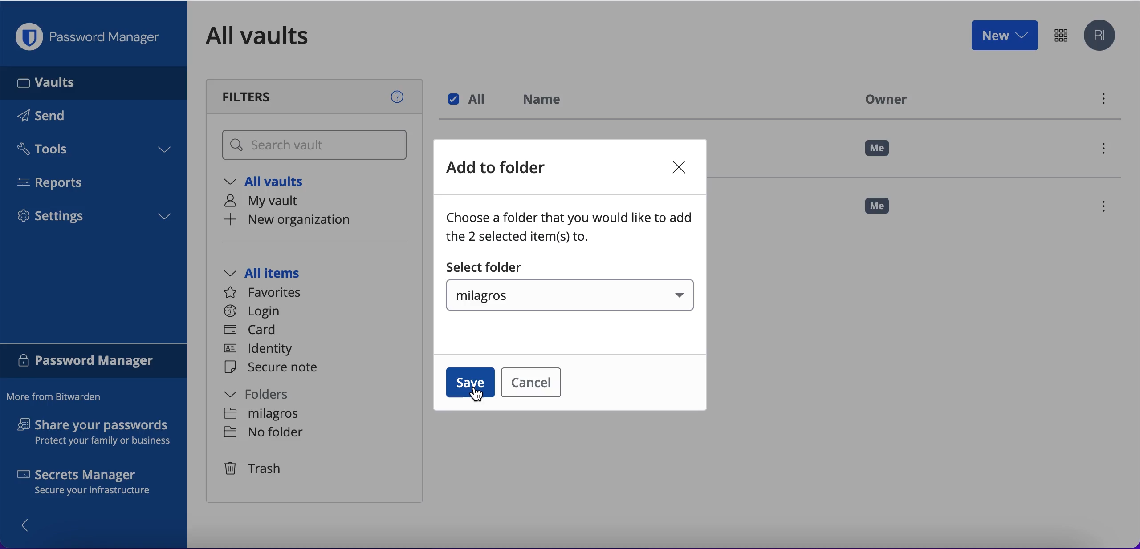 This screenshot has height=549, width=1140. I want to click on password manager, so click(94, 362).